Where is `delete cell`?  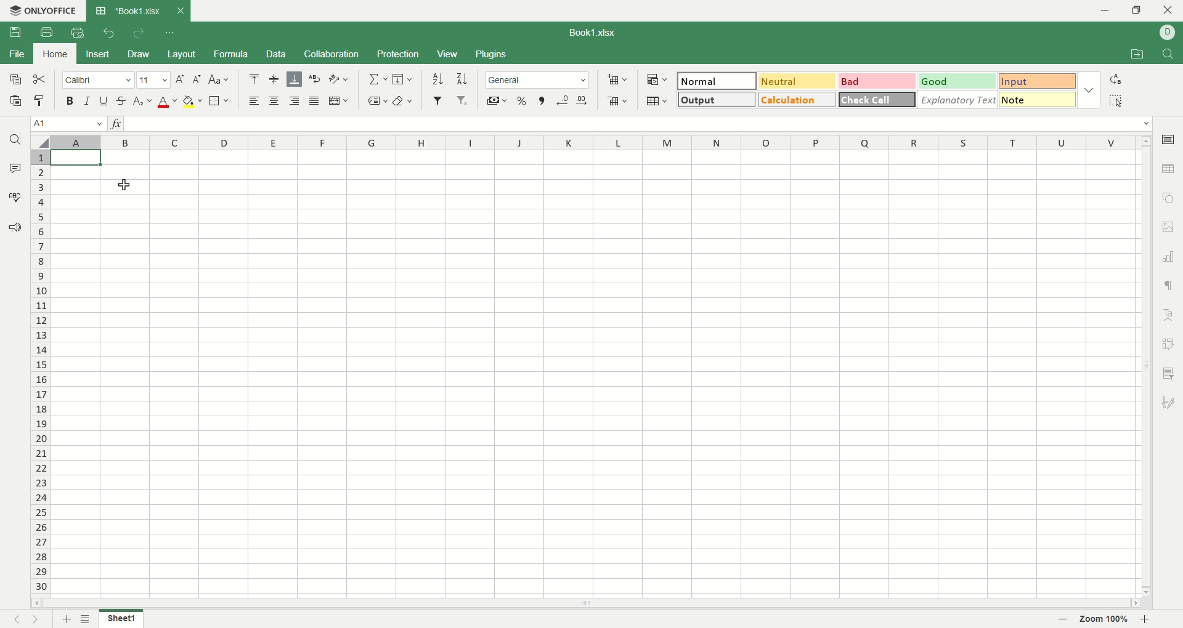 delete cell is located at coordinates (617, 102).